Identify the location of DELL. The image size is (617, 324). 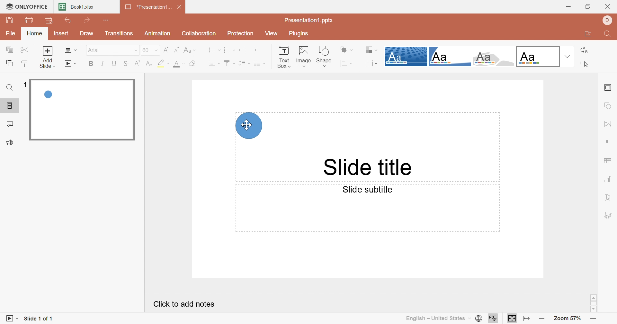
(608, 20).